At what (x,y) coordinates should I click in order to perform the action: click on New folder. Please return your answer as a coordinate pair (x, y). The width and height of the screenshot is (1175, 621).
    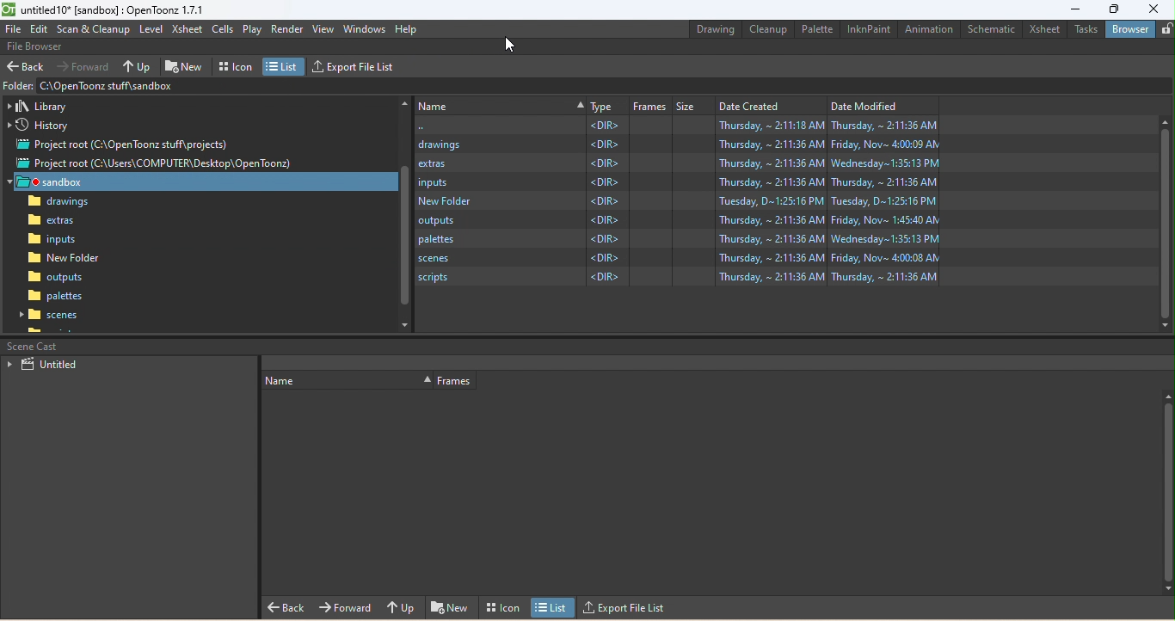
    Looking at the image, I should click on (186, 65).